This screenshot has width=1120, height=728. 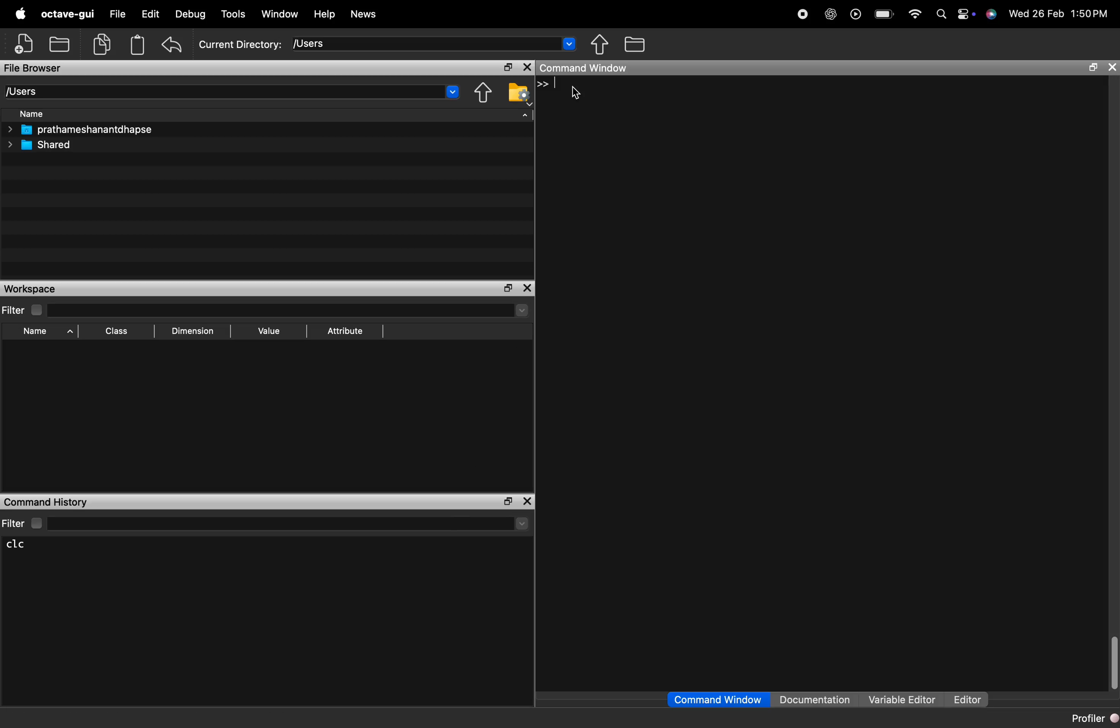 I want to click on Browse directories, so click(x=637, y=44).